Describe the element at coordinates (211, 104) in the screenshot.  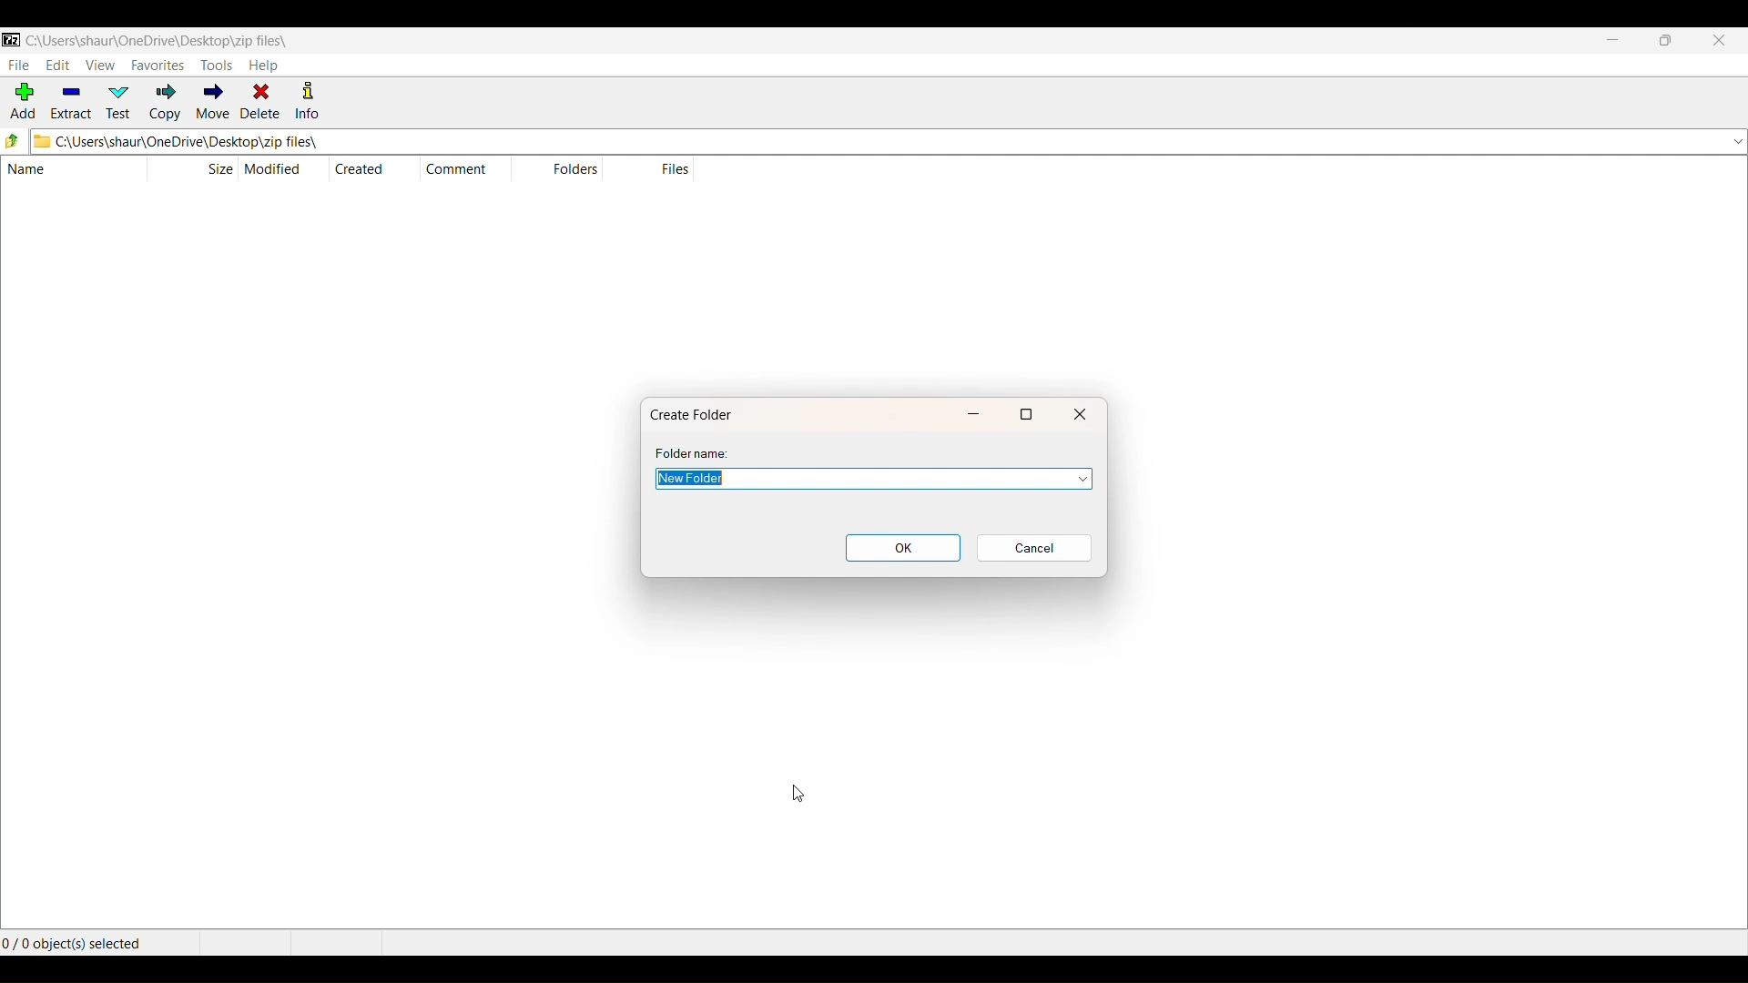
I see `MOVE` at that location.